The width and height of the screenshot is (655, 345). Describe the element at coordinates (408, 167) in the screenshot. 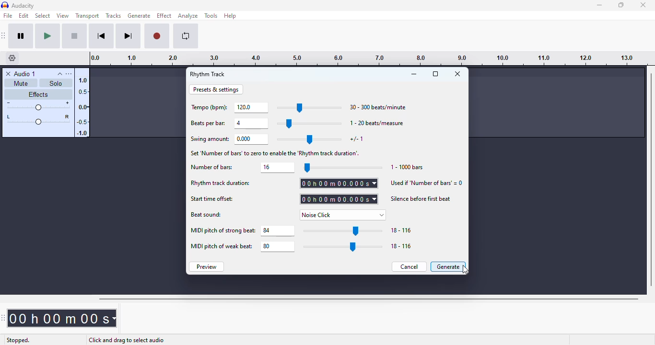

I see `1-1000 bars` at that location.